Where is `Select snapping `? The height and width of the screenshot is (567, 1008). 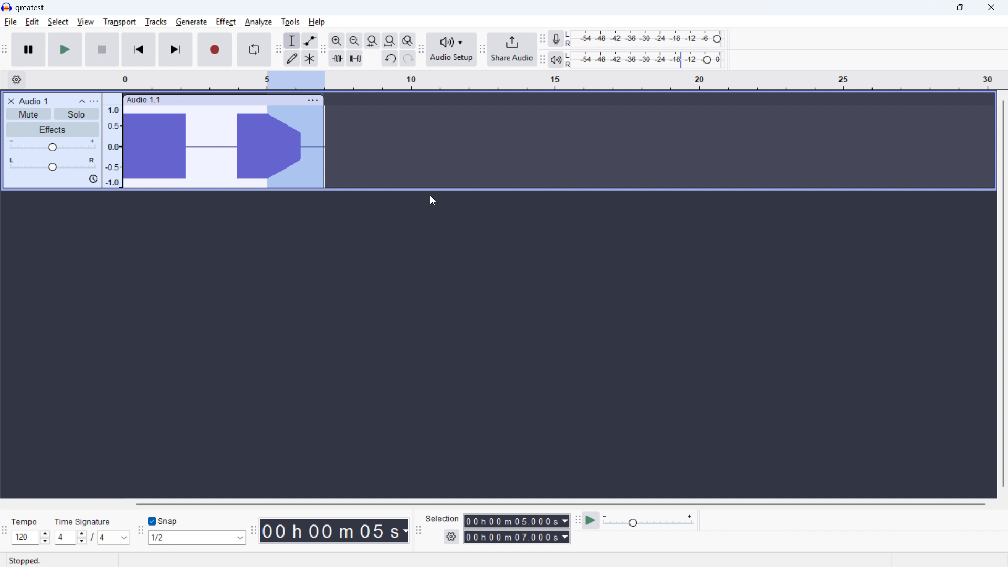 Select snapping  is located at coordinates (197, 537).